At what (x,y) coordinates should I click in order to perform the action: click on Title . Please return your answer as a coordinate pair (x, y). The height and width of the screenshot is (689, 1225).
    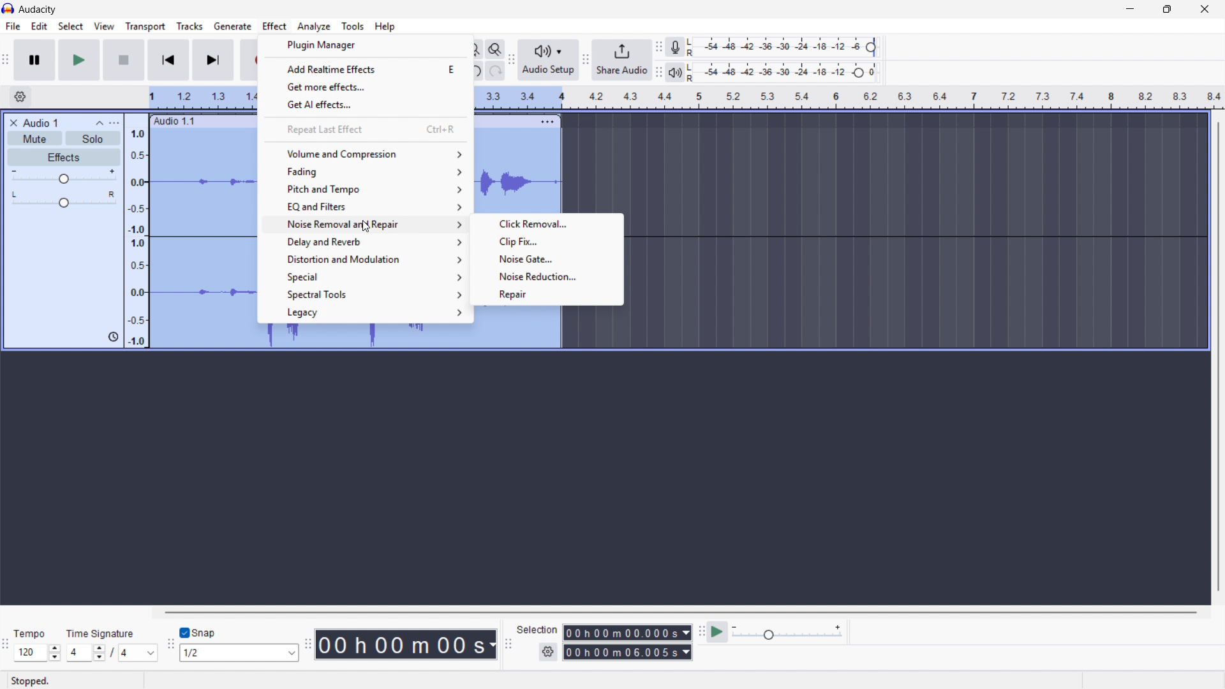
    Looking at the image, I should click on (38, 10).